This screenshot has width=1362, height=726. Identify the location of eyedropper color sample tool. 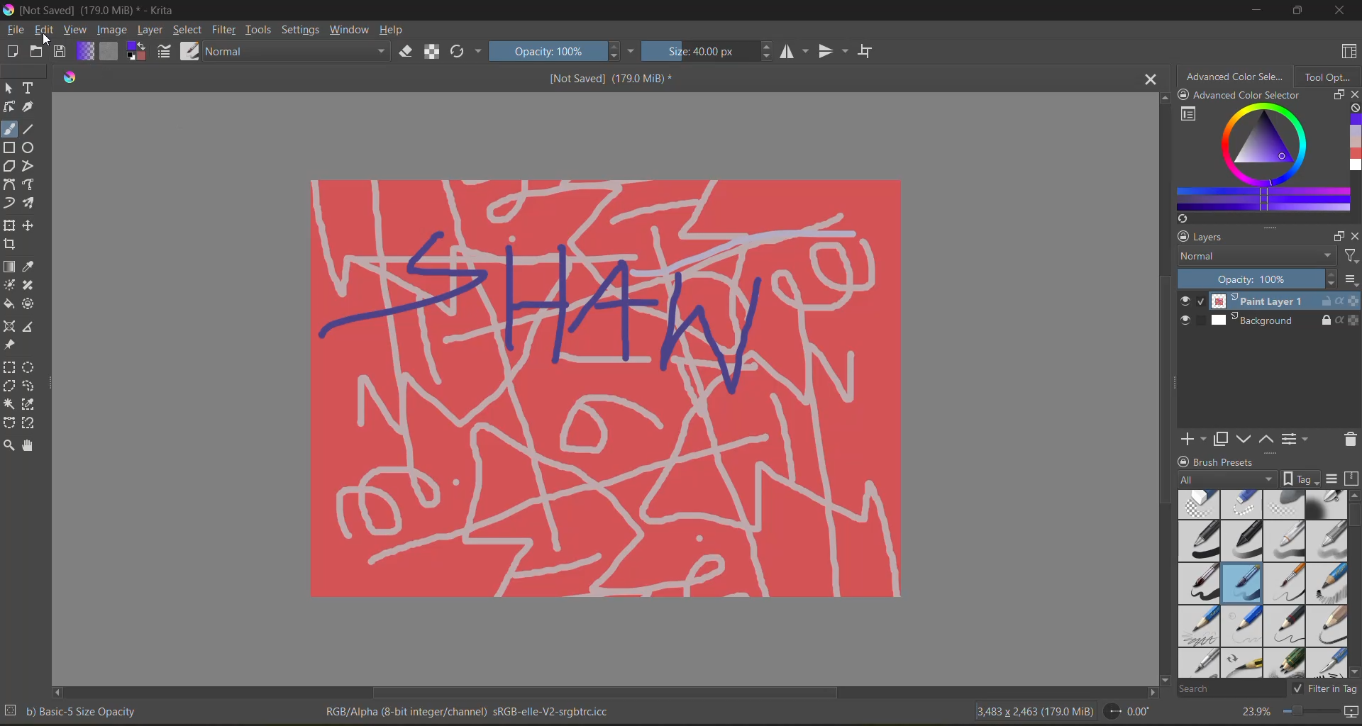
(30, 268).